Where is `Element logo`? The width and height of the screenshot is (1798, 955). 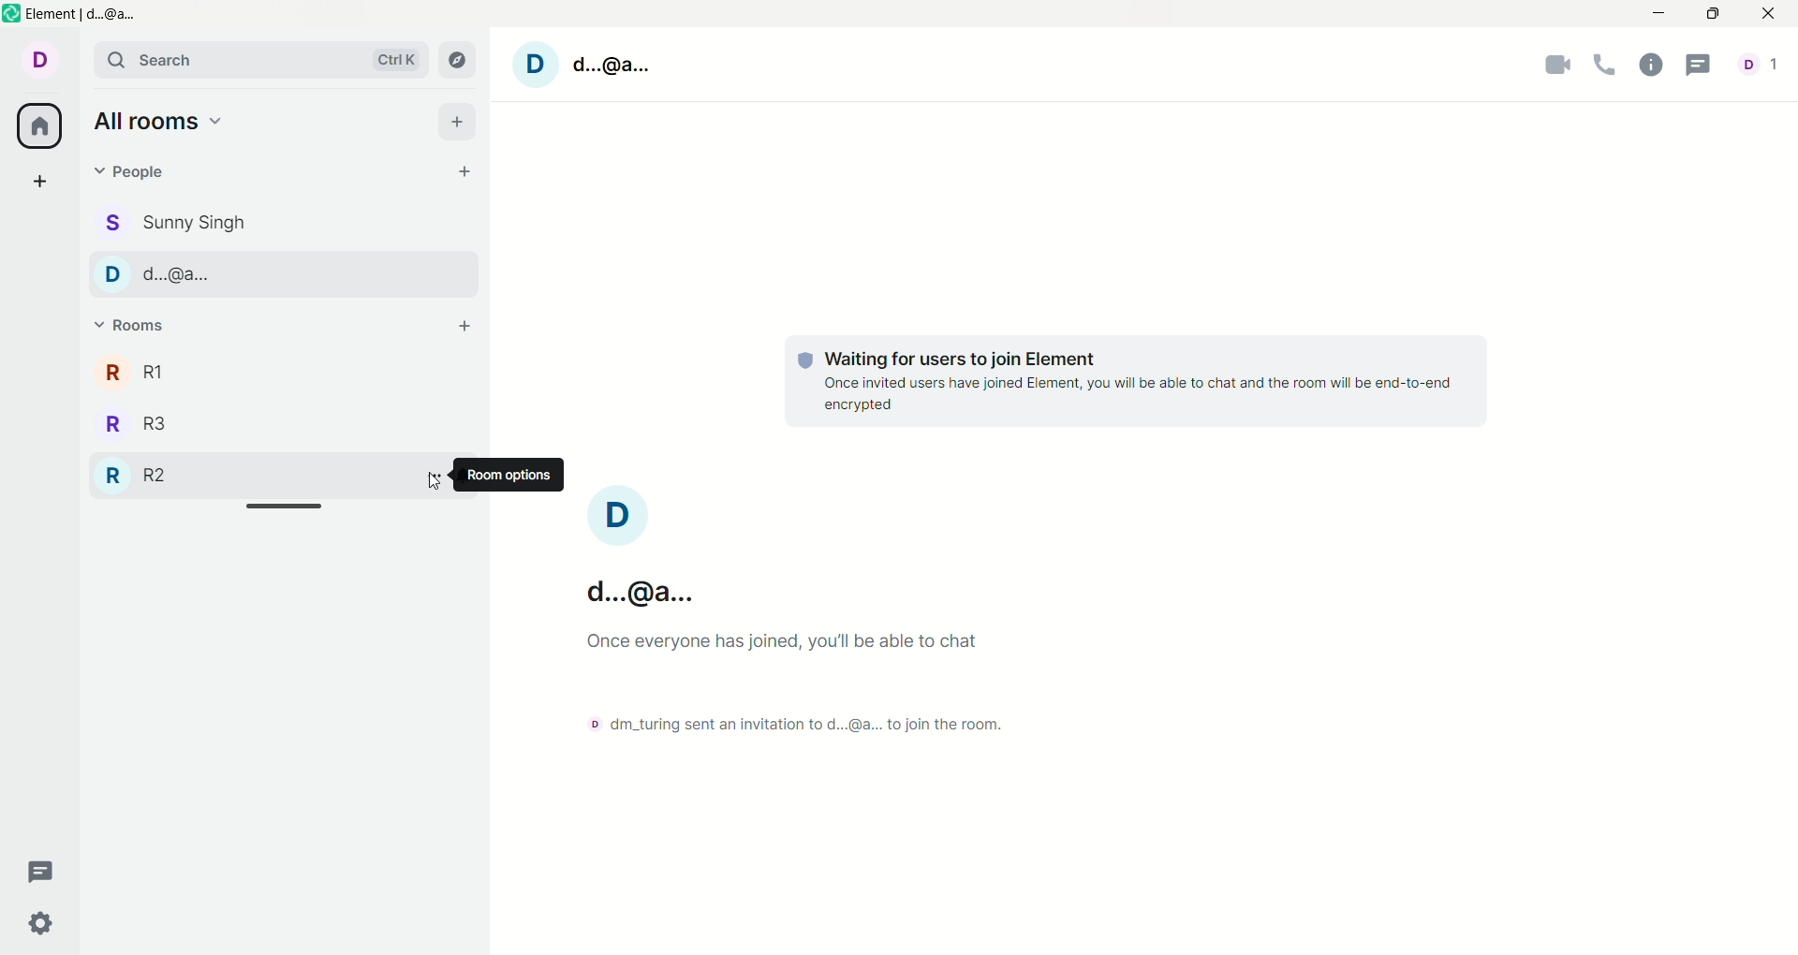
Element logo is located at coordinates (12, 13).